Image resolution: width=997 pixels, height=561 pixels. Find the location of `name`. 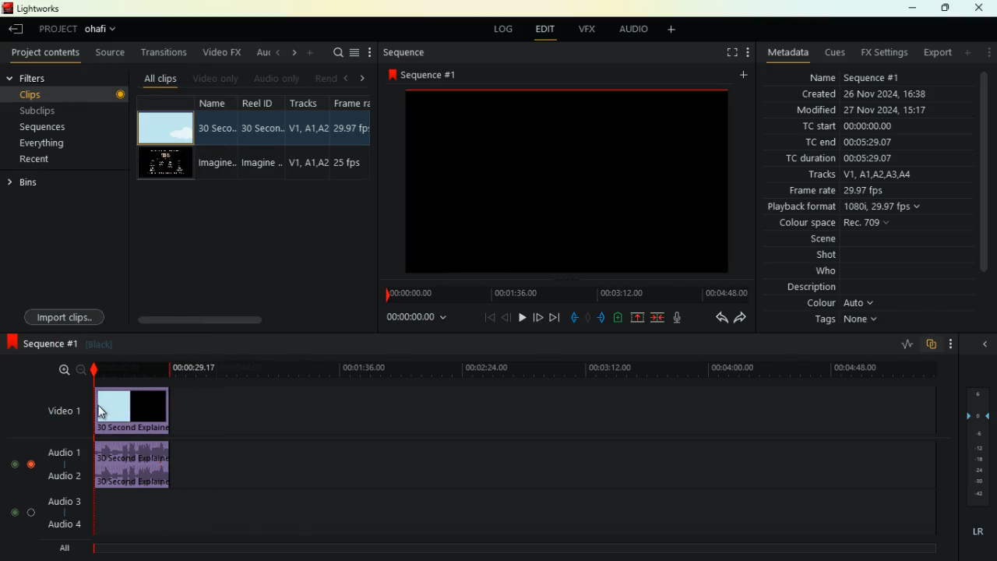

name is located at coordinates (851, 77).